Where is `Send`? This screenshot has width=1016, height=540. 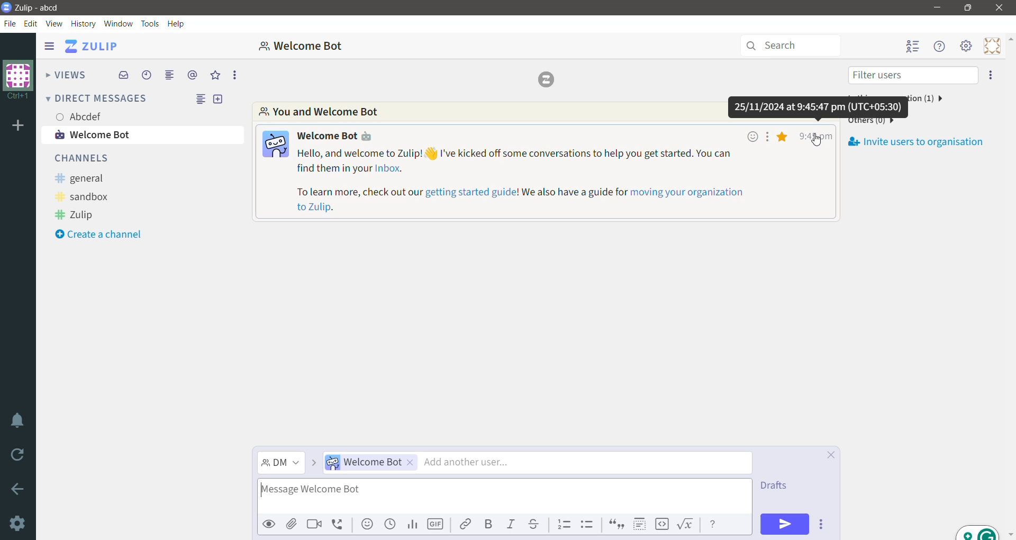 Send is located at coordinates (785, 524).